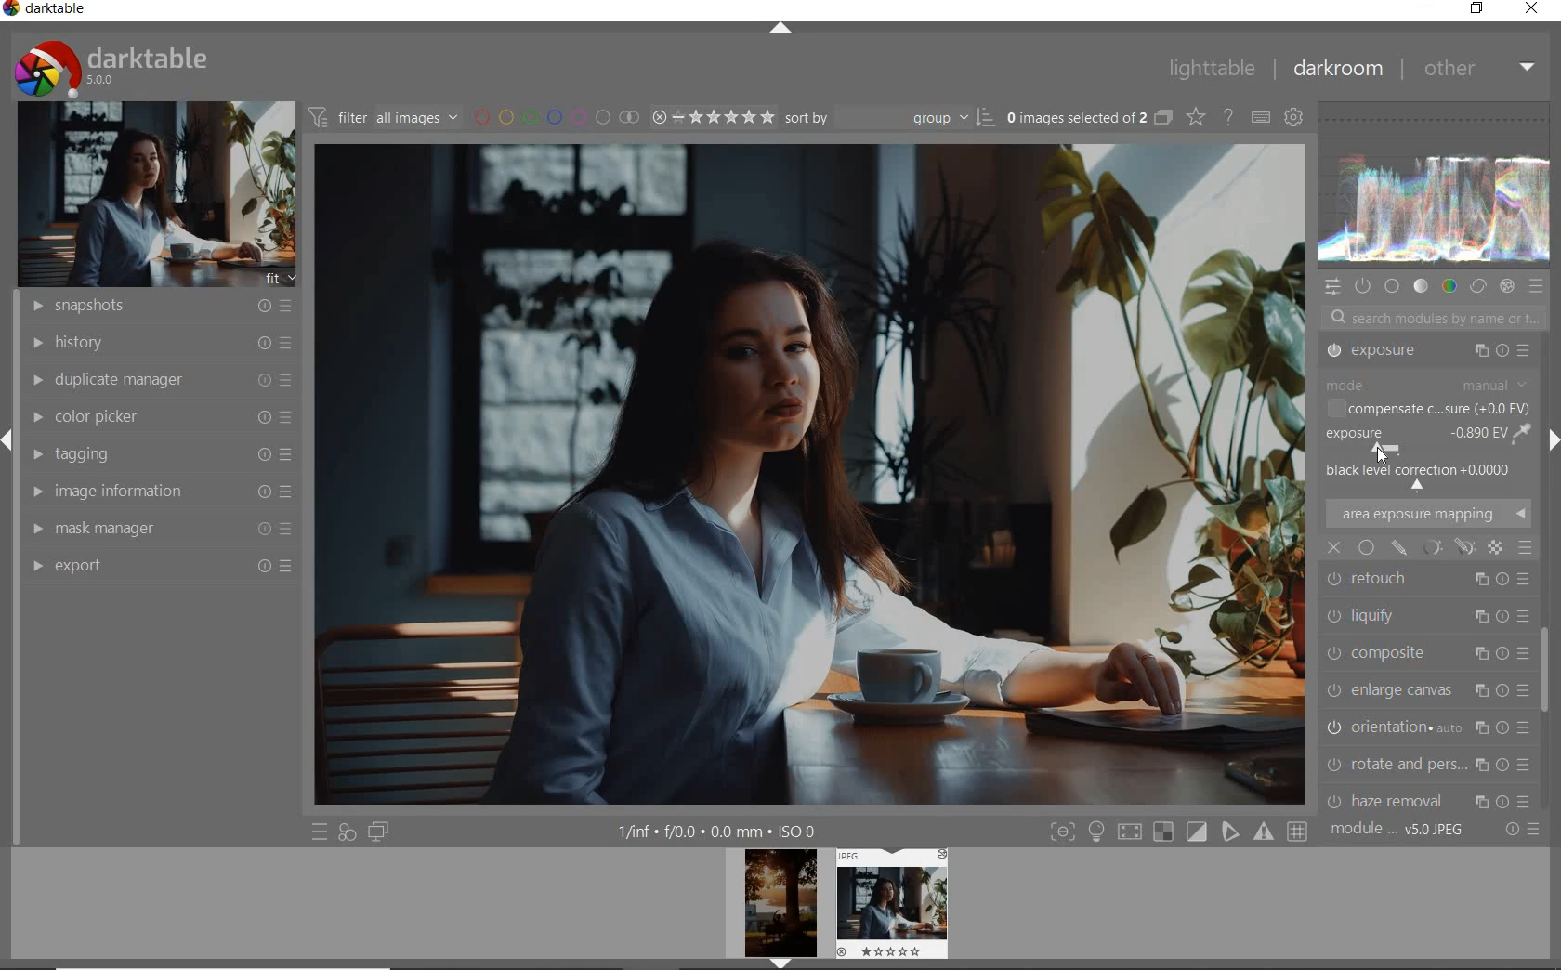  I want to click on blending options, so click(1526, 548).